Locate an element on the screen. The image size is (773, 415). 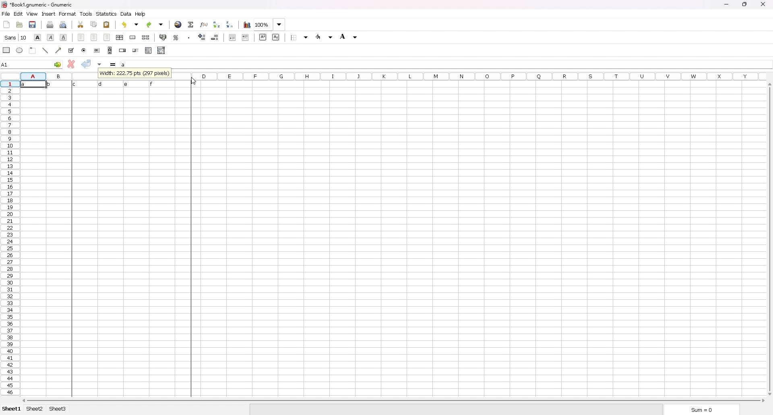
font is located at coordinates (17, 37).